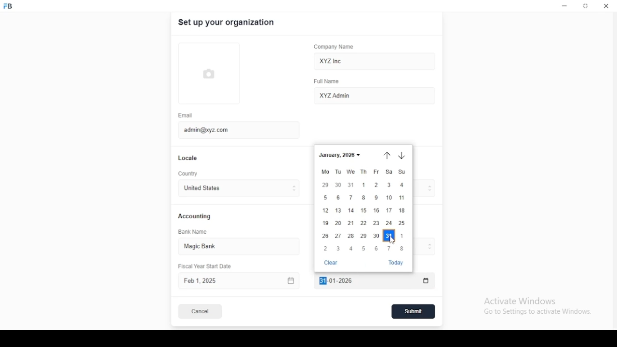  What do you see at coordinates (334, 47) in the screenshot?
I see `company name` at bounding box center [334, 47].